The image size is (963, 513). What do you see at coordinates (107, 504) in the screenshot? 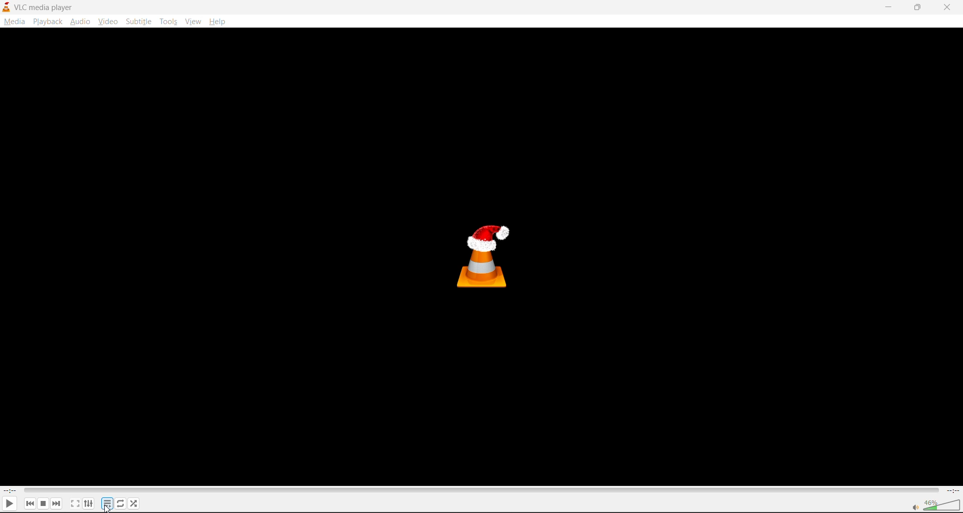
I see `playlist` at bounding box center [107, 504].